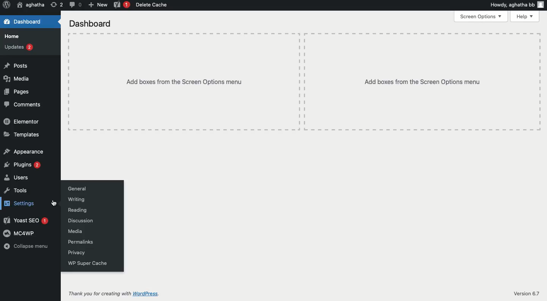  I want to click on Screen options, so click(481, 17).